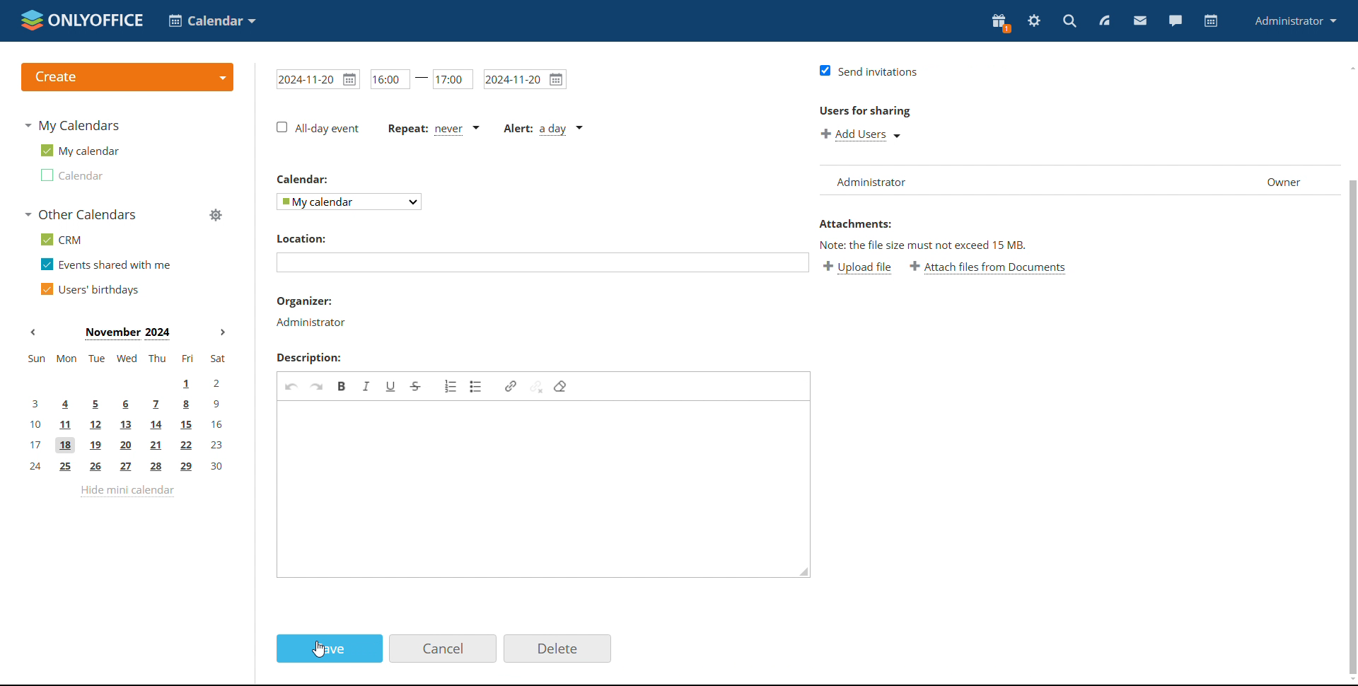 The image size is (1358, 686). What do you see at coordinates (211, 21) in the screenshot?
I see `select application` at bounding box center [211, 21].